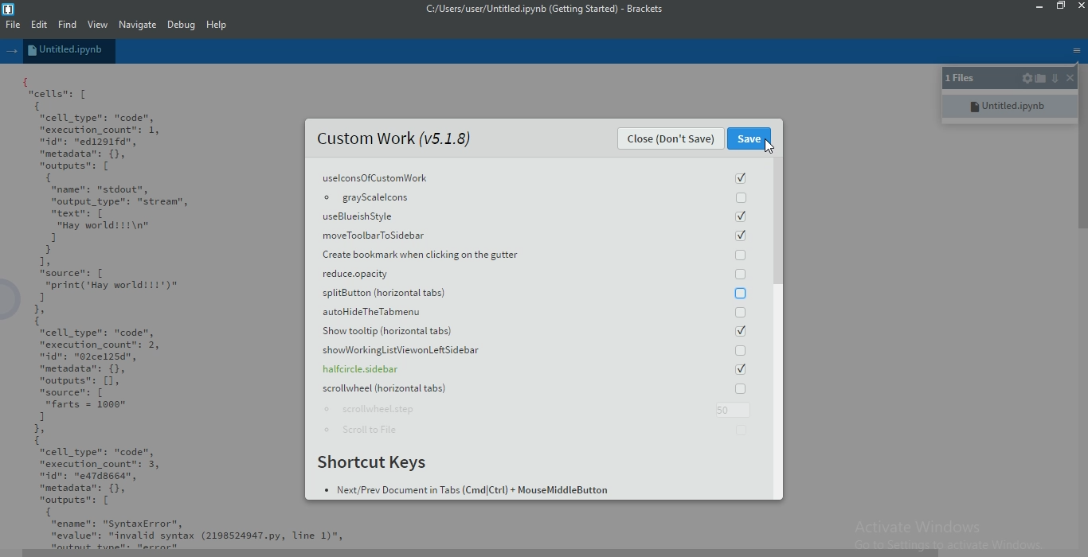 Image resolution: width=1088 pixels, height=557 pixels. I want to click on showWorkingListViewonLeft Sidebar, so click(537, 351).